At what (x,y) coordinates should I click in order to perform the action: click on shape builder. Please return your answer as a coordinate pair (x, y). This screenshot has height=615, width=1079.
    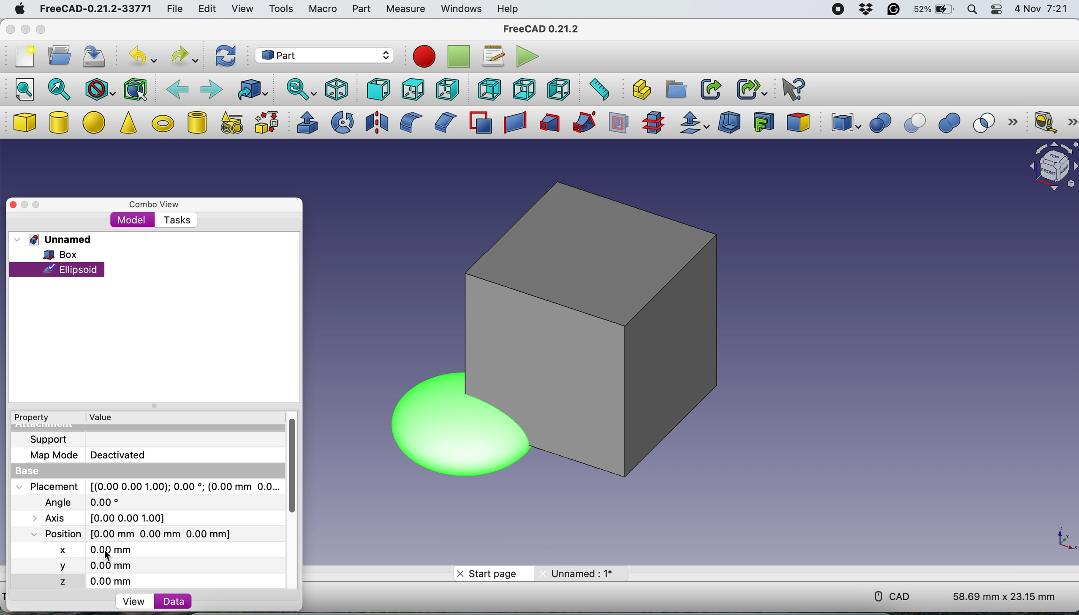
    Looking at the image, I should click on (266, 122).